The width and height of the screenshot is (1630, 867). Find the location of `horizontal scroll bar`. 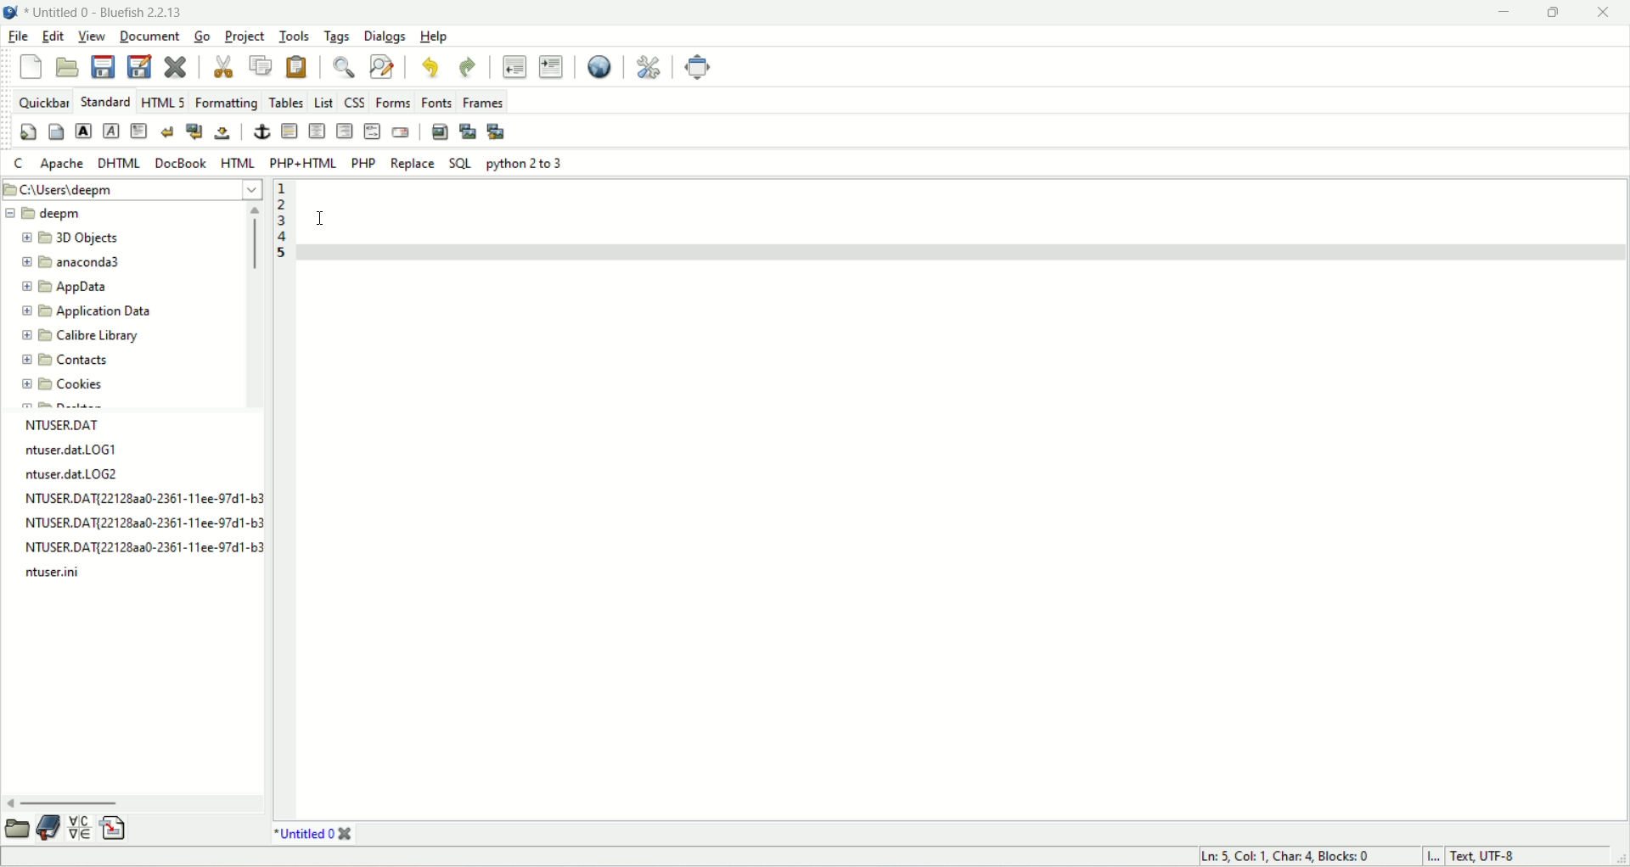

horizontal scroll bar is located at coordinates (136, 803).